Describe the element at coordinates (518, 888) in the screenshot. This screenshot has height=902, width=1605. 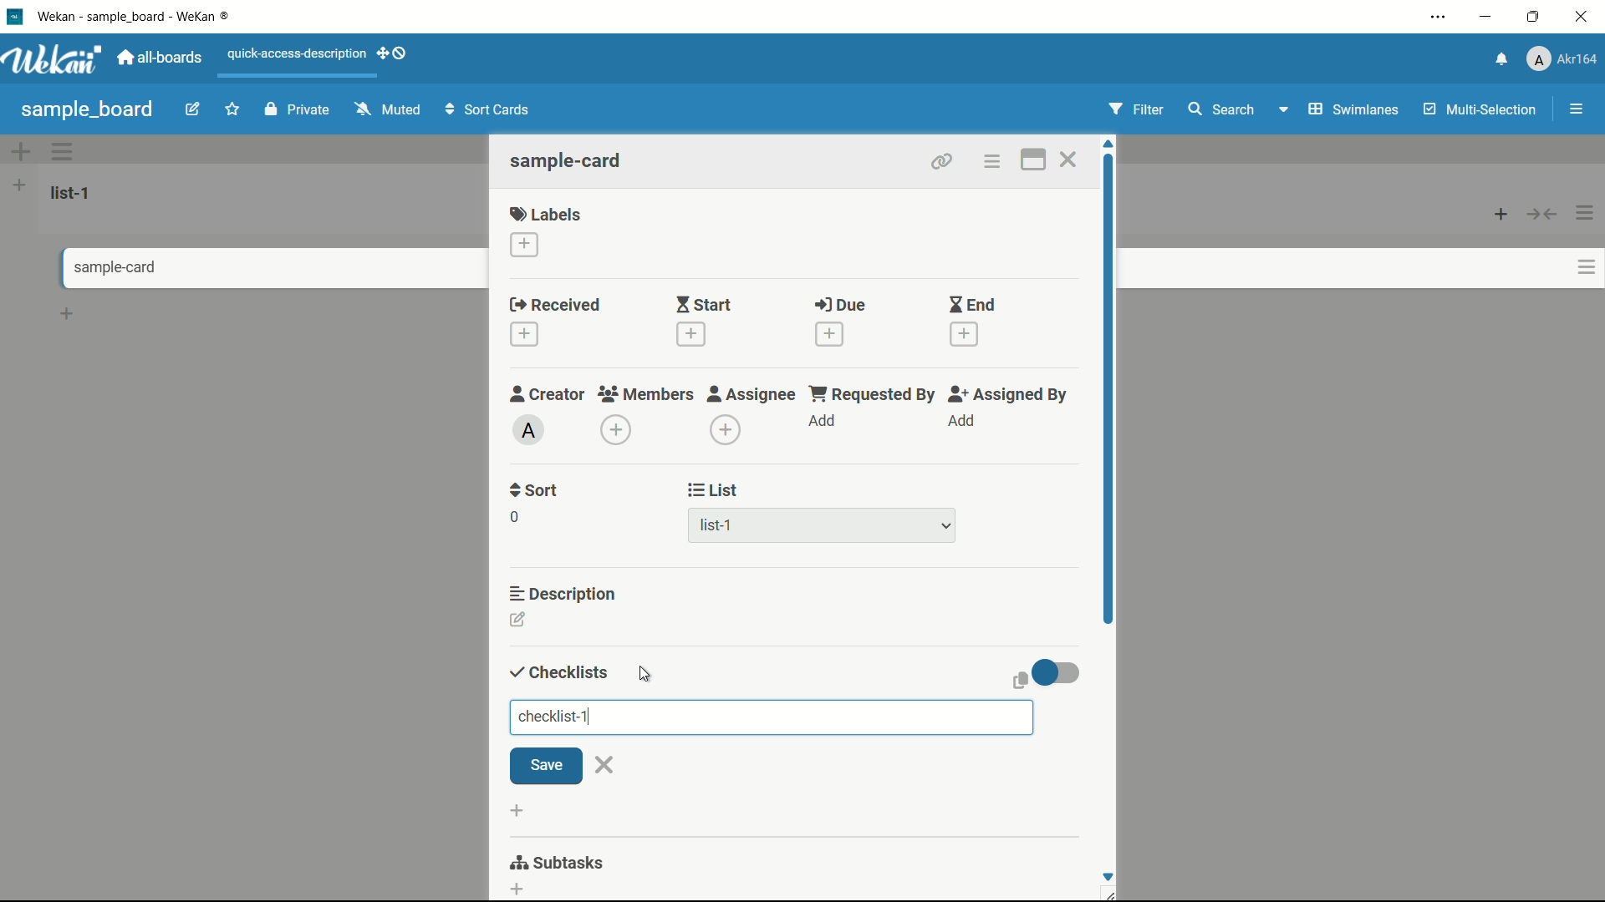
I see `add subtasks` at that location.